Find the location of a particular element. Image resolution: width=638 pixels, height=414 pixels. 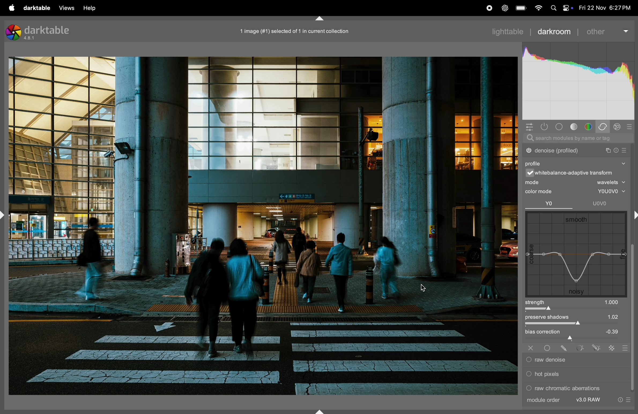

shift+ctrl+l is located at coordinates (4, 214).